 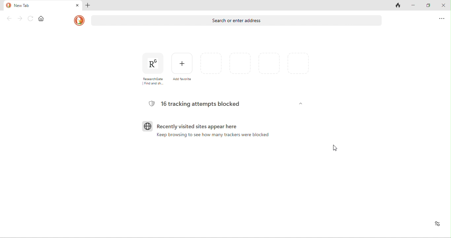 I want to click on close, so click(x=443, y=6).